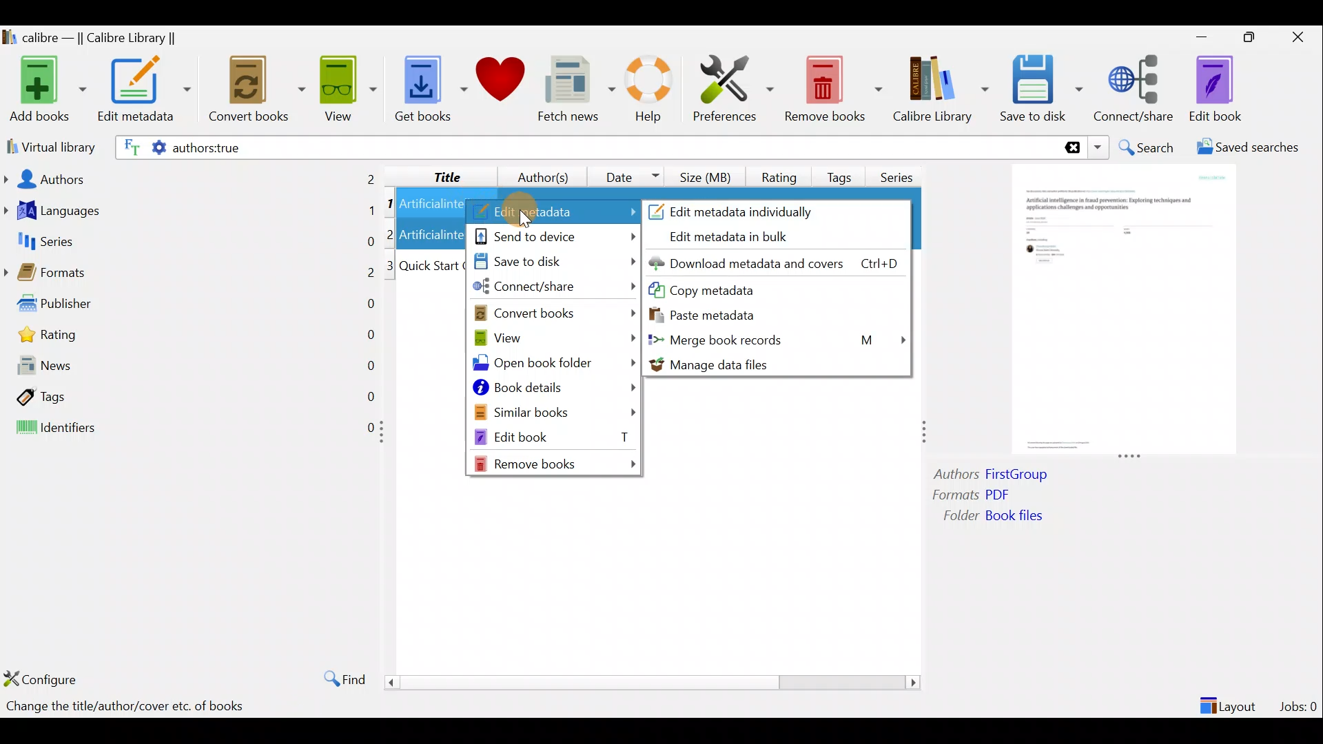 The image size is (1323, 744). I want to click on Maximize, so click(1255, 38).